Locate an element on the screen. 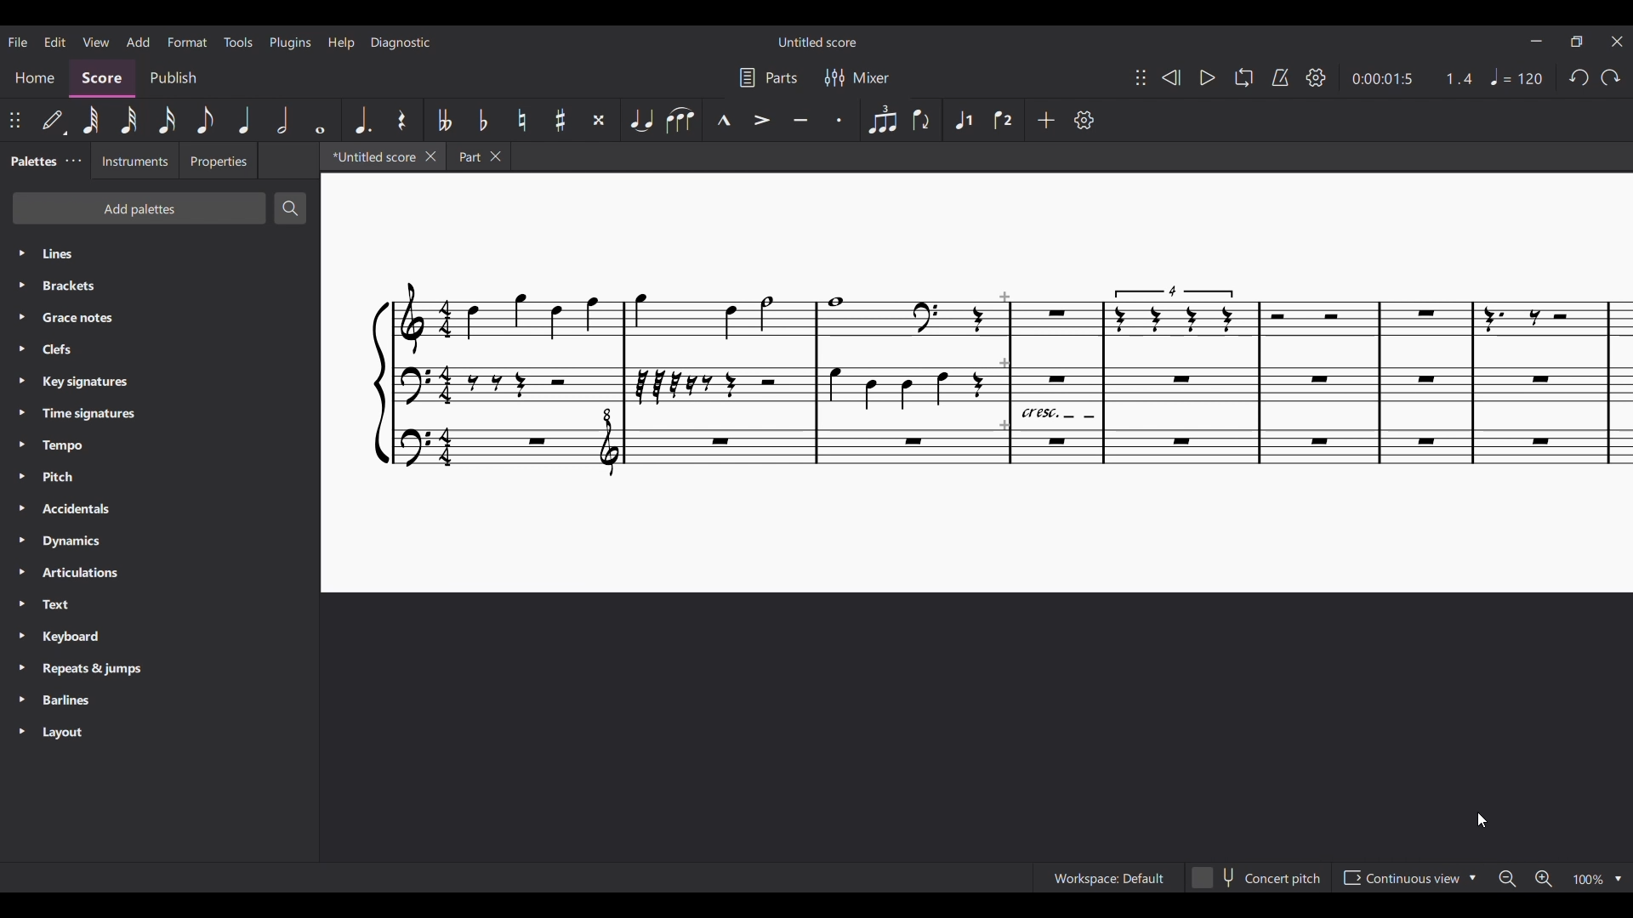  Palettes tab, current selection is located at coordinates (32, 161).